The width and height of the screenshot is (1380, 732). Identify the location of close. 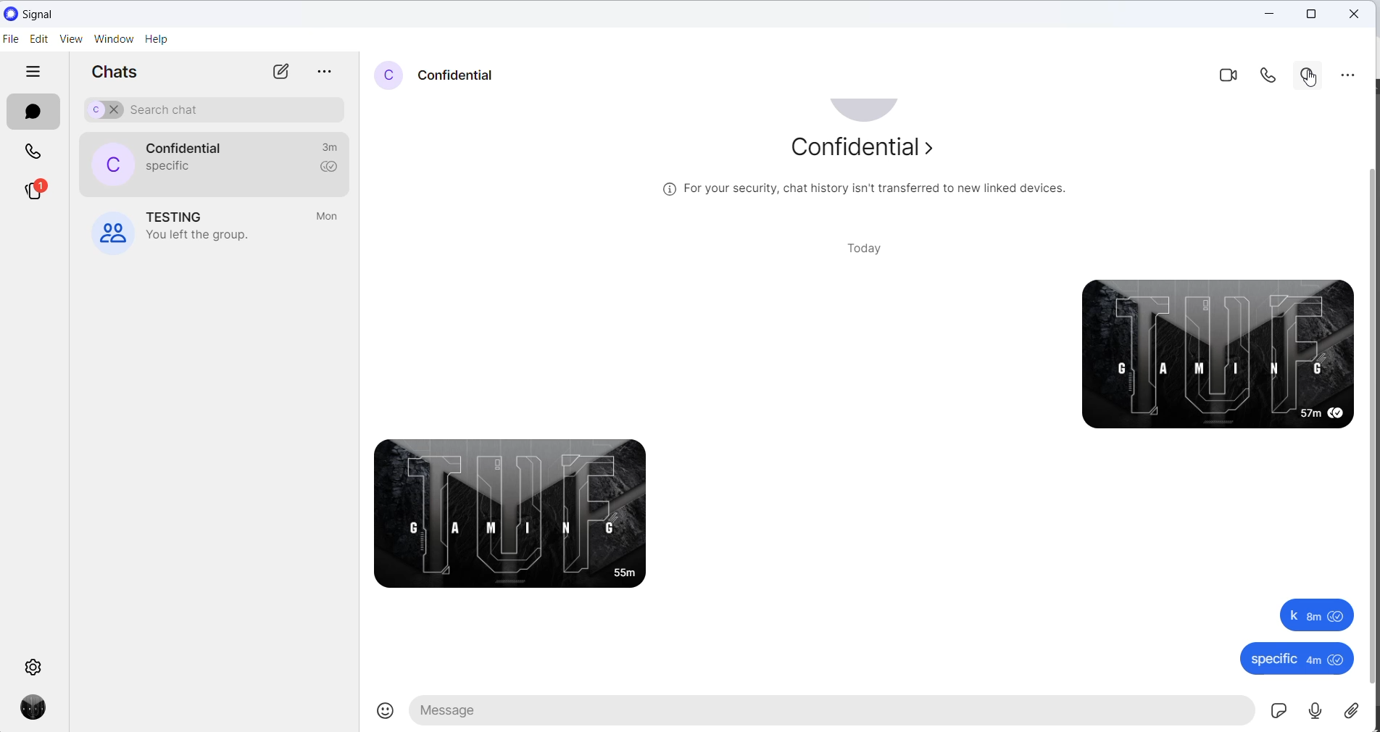
(1271, 14).